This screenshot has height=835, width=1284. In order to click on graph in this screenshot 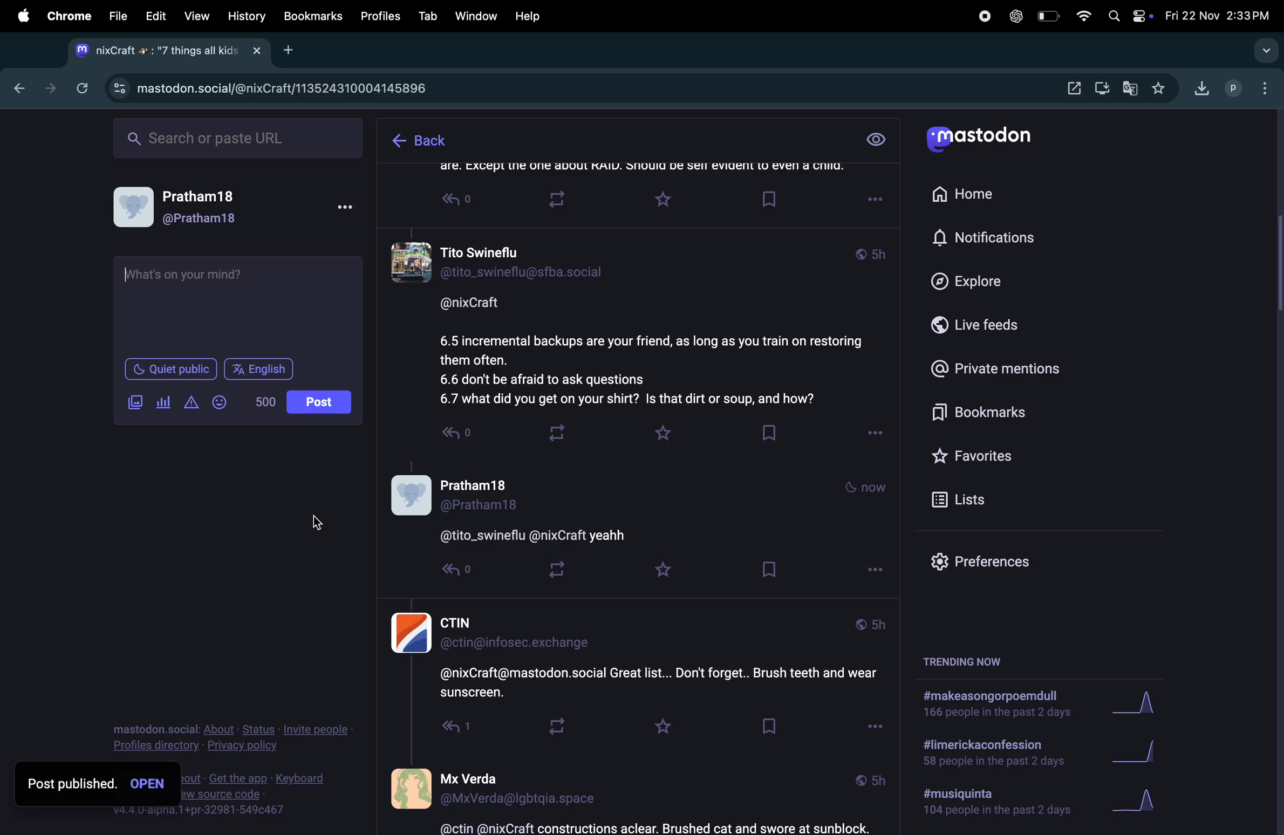, I will do `click(1144, 749)`.